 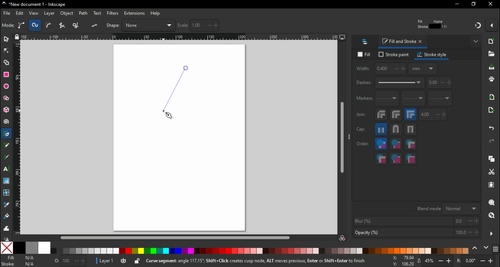 What do you see at coordinates (7, 100) in the screenshot?
I see `star/polygon tool` at bounding box center [7, 100].